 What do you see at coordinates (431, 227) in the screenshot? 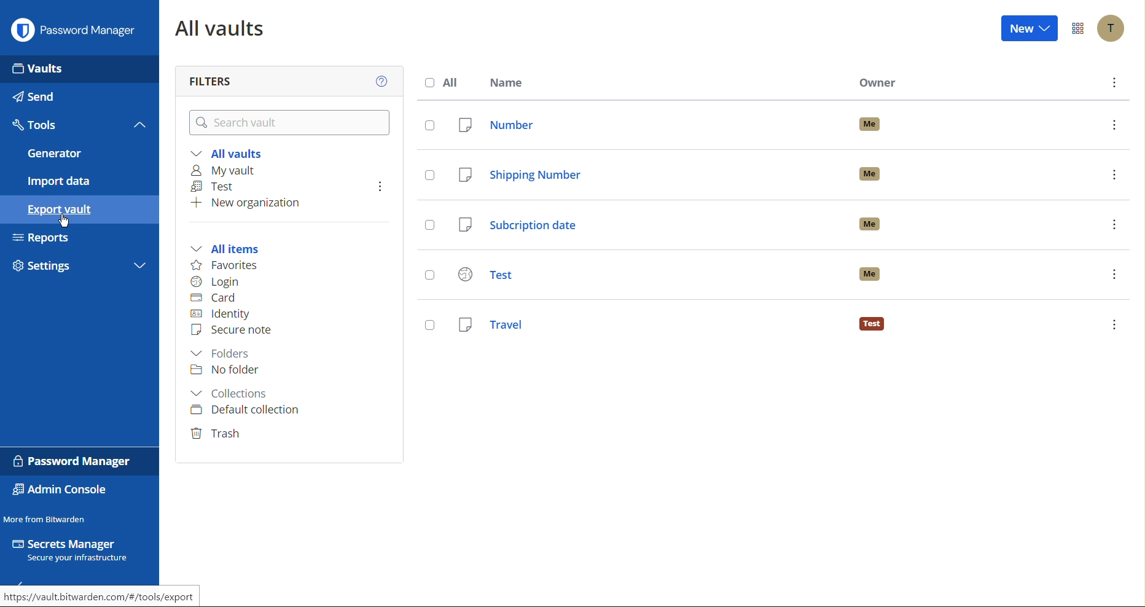
I see `` at bounding box center [431, 227].